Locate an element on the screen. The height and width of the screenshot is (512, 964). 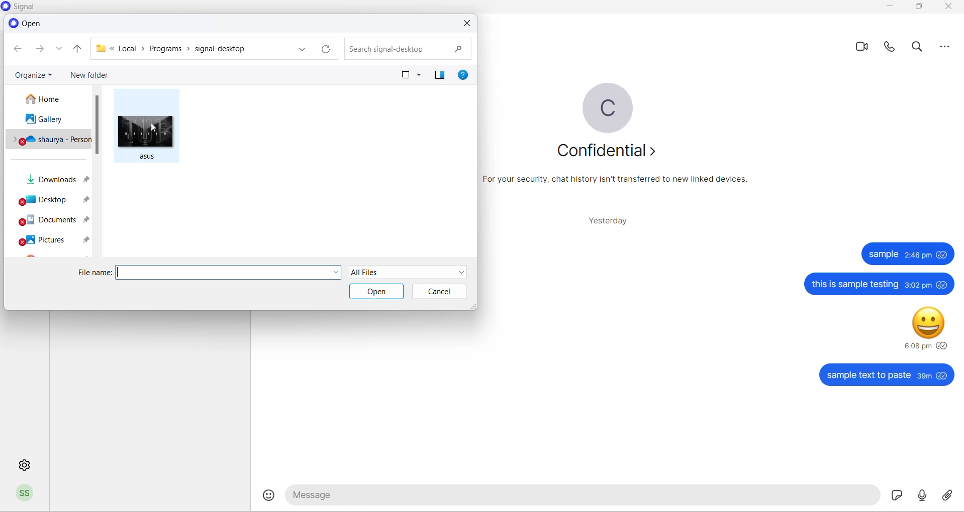
seen is located at coordinates (943, 284).